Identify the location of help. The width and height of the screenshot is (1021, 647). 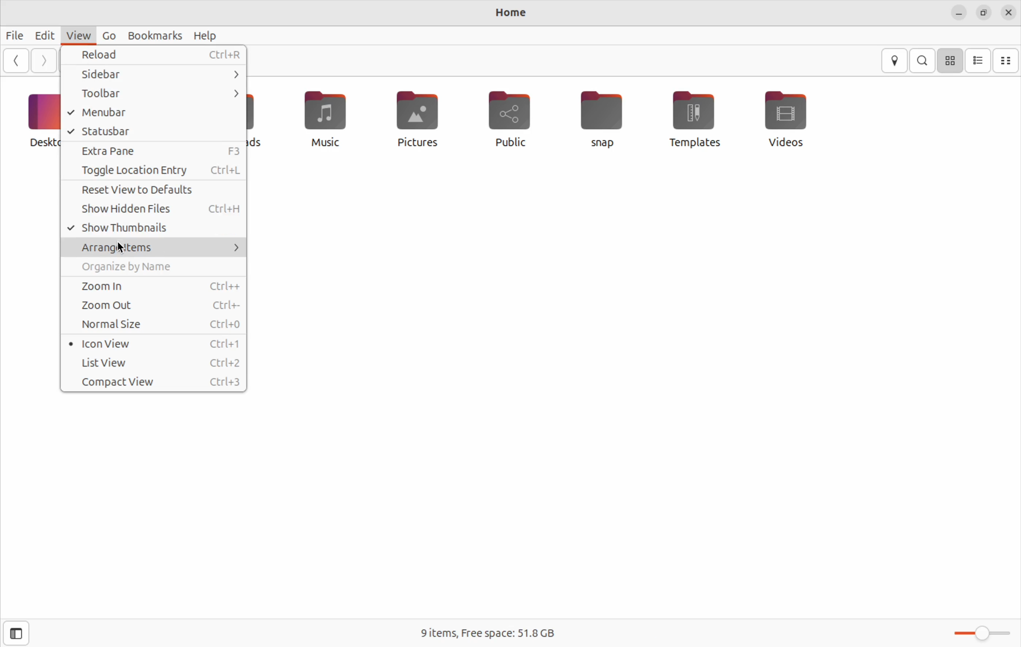
(206, 36).